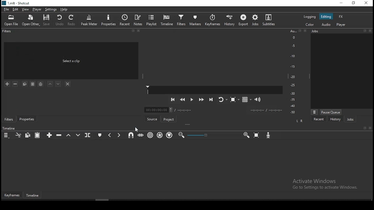 The width and height of the screenshot is (374, 210). I want to click on save, so click(48, 20).